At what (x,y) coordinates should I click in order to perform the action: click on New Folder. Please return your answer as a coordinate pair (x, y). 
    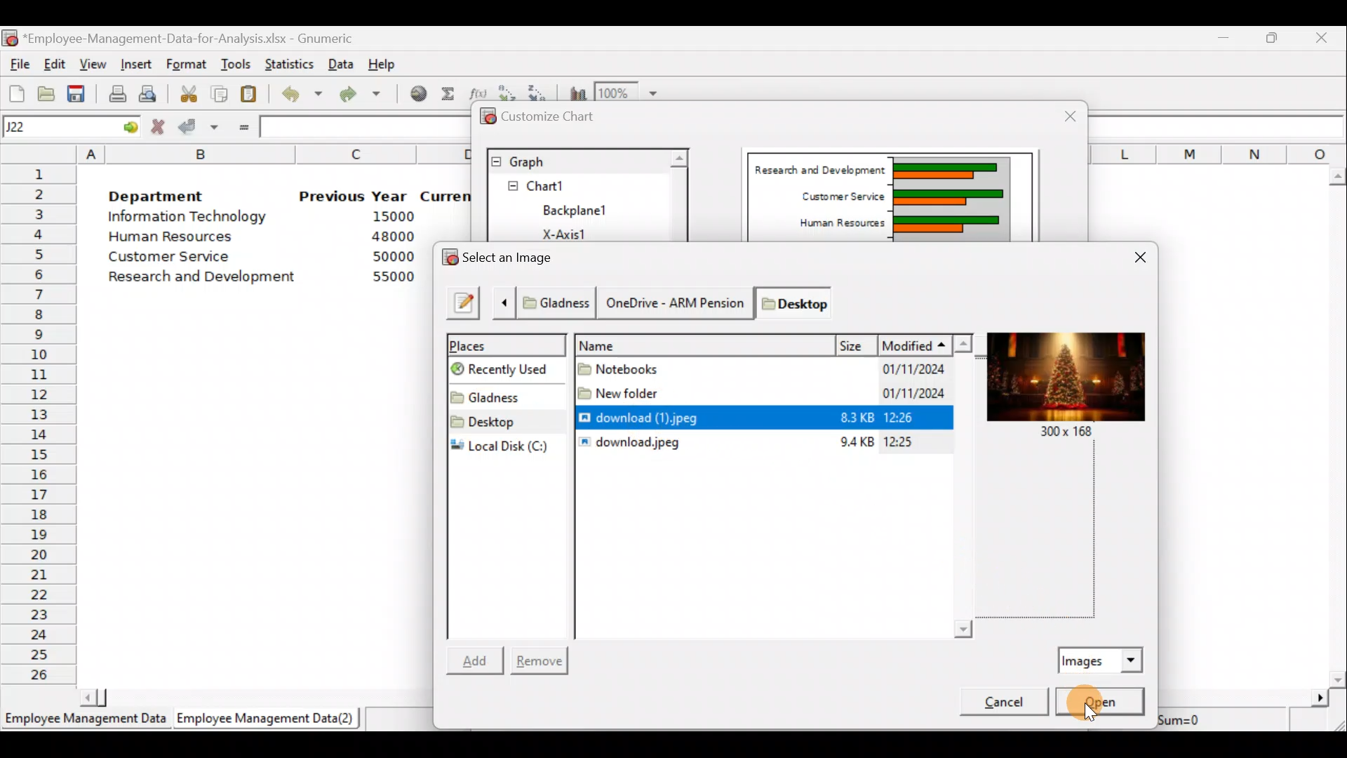
    Looking at the image, I should click on (620, 390).